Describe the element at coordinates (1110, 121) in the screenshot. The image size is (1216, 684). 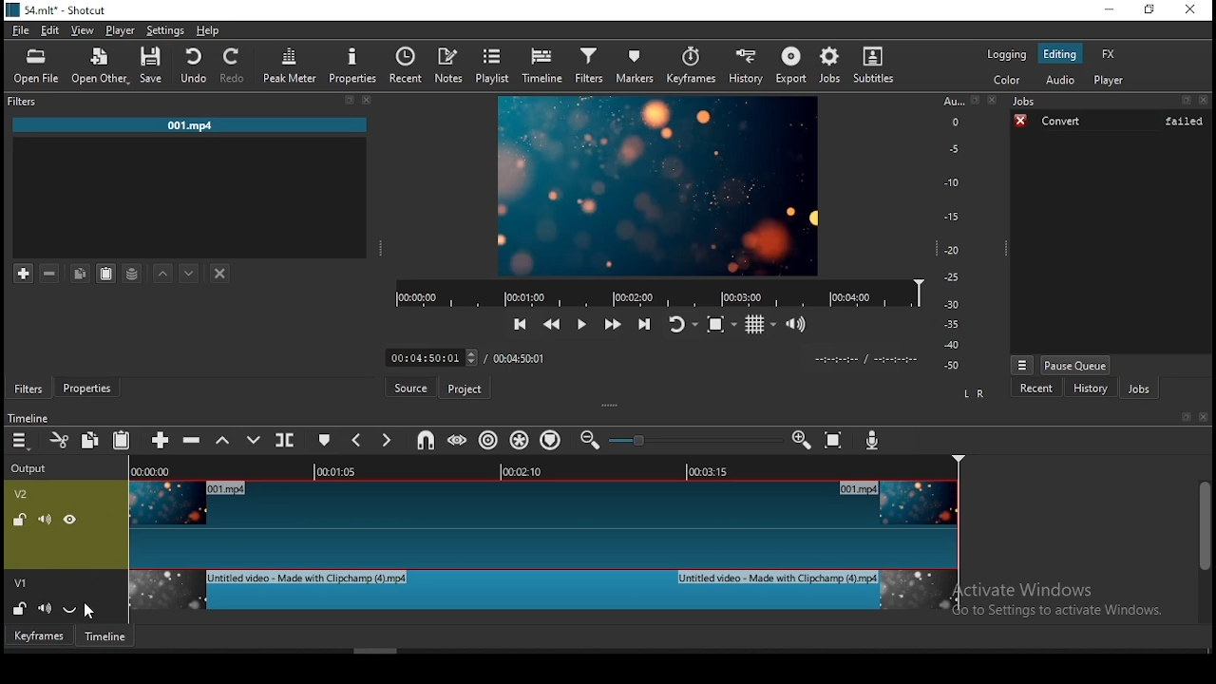
I see `convert failed` at that location.